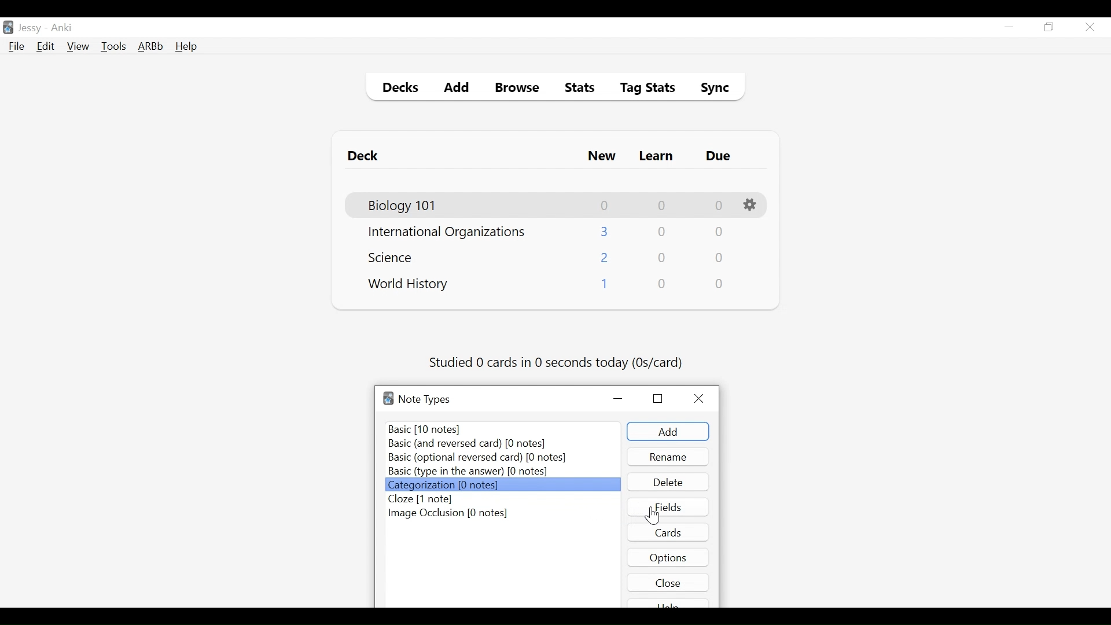  What do you see at coordinates (719, 156) in the screenshot?
I see `Due` at bounding box center [719, 156].